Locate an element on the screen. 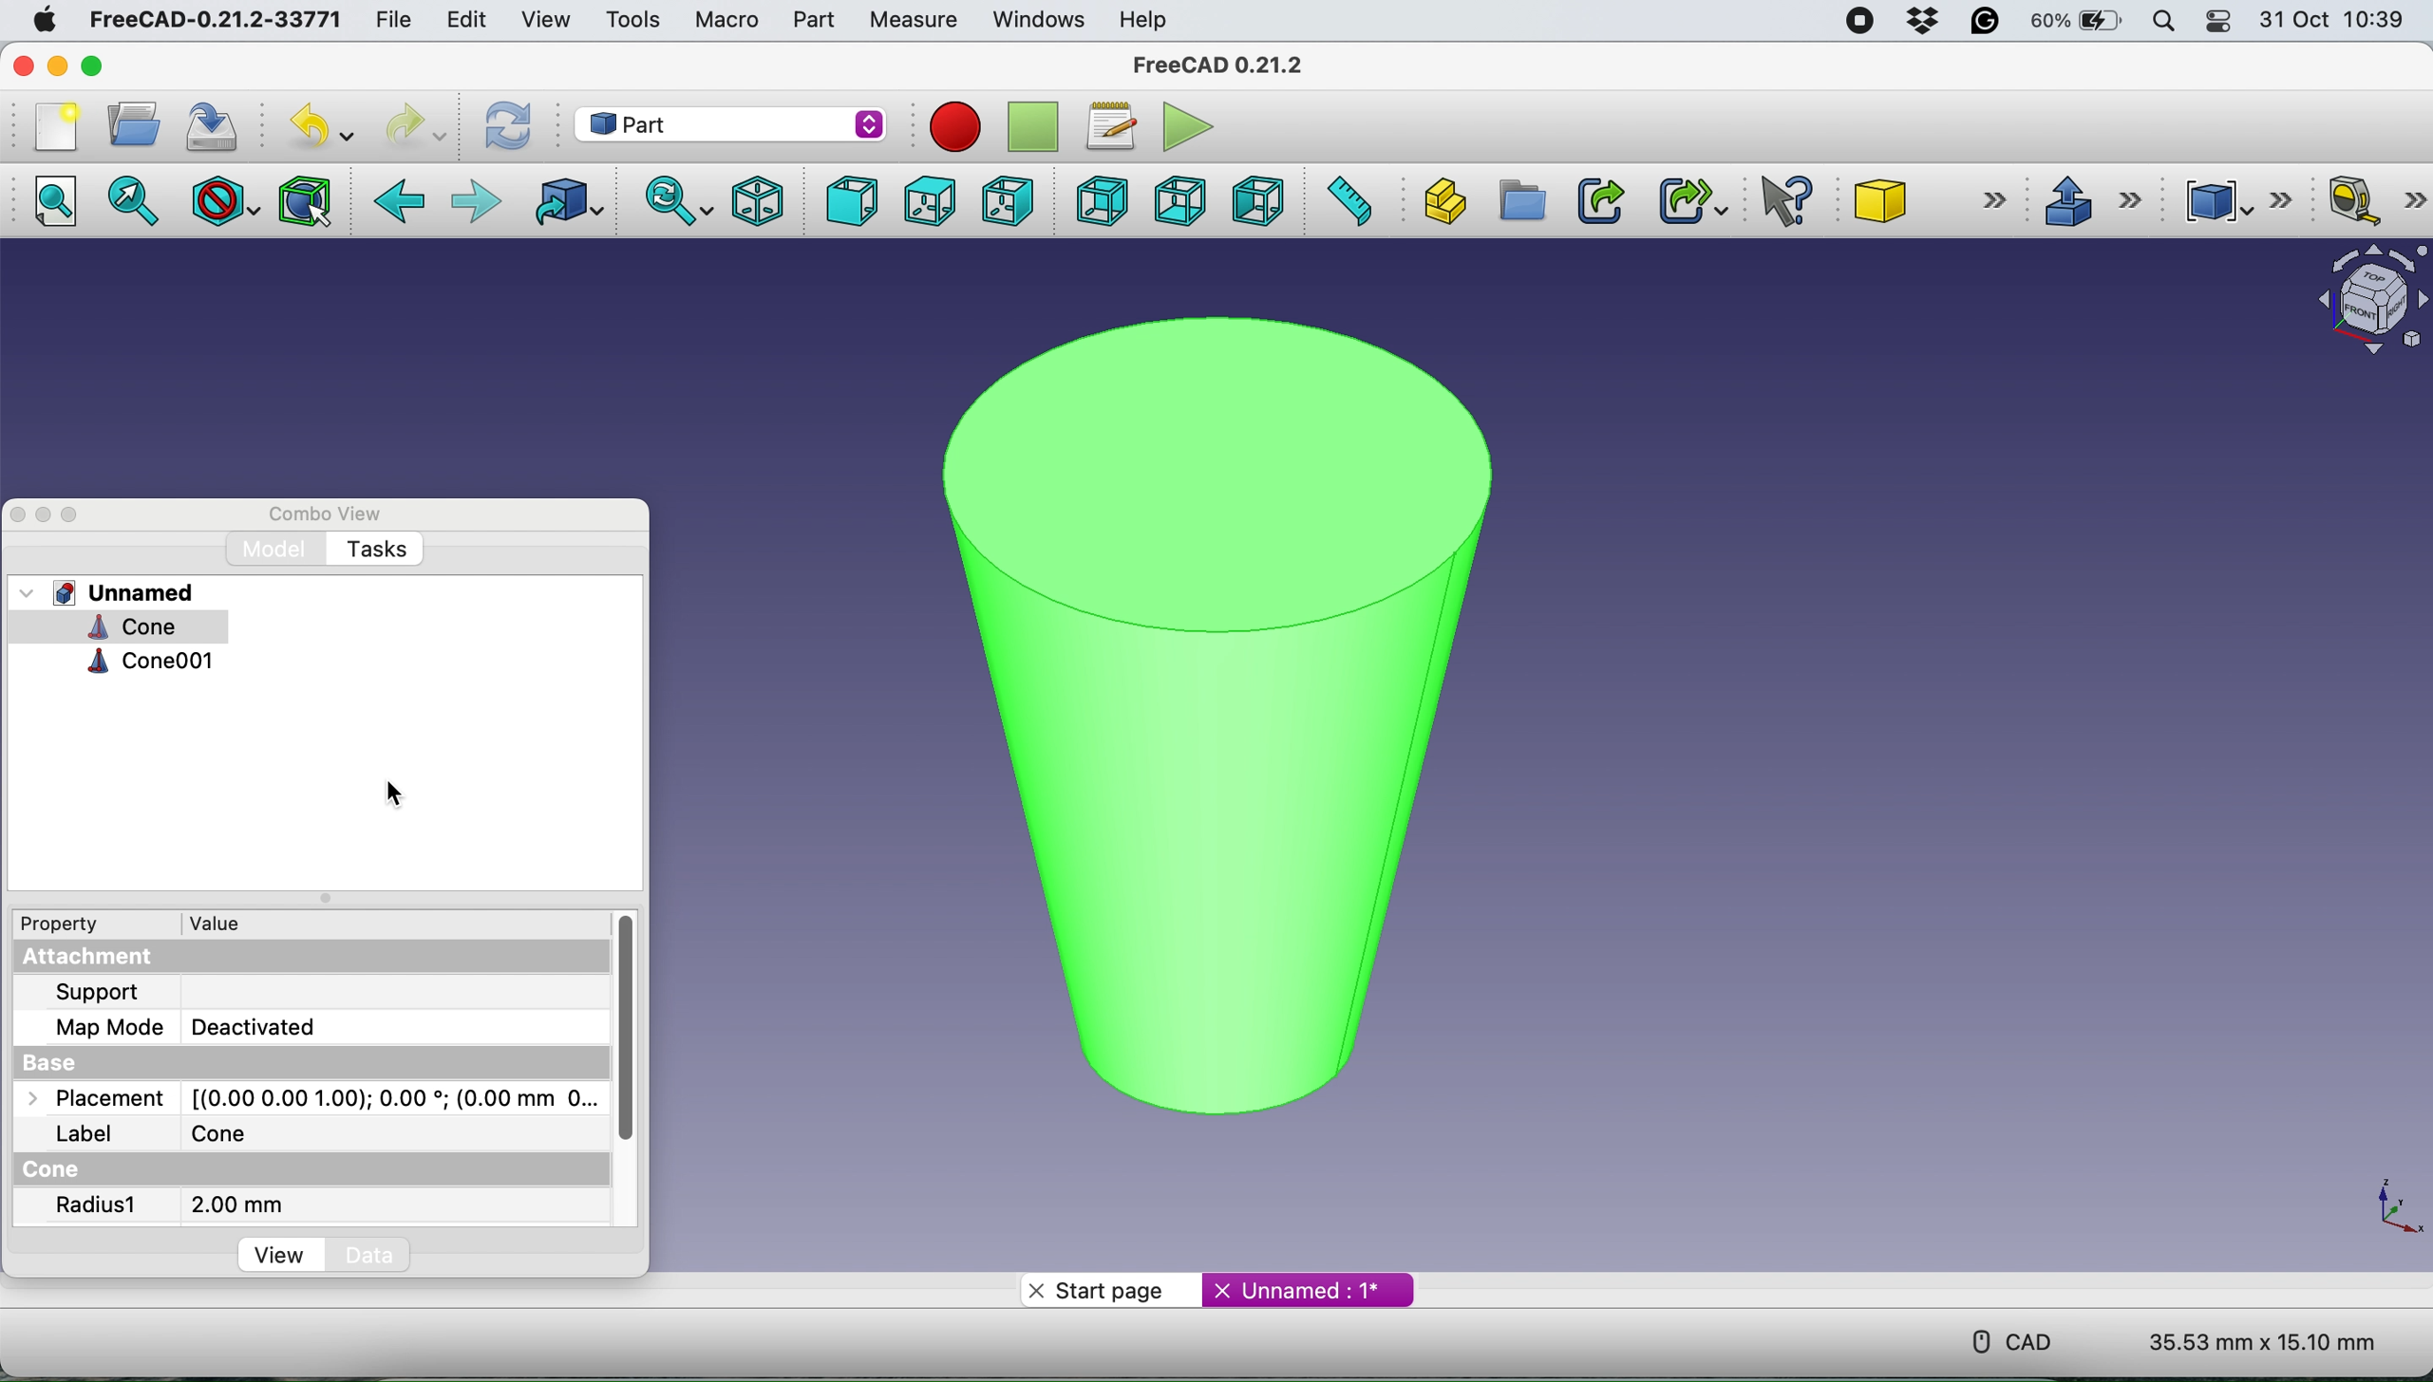 This screenshot has height=1382, width=2433. 60% is located at coordinates (2076, 23).